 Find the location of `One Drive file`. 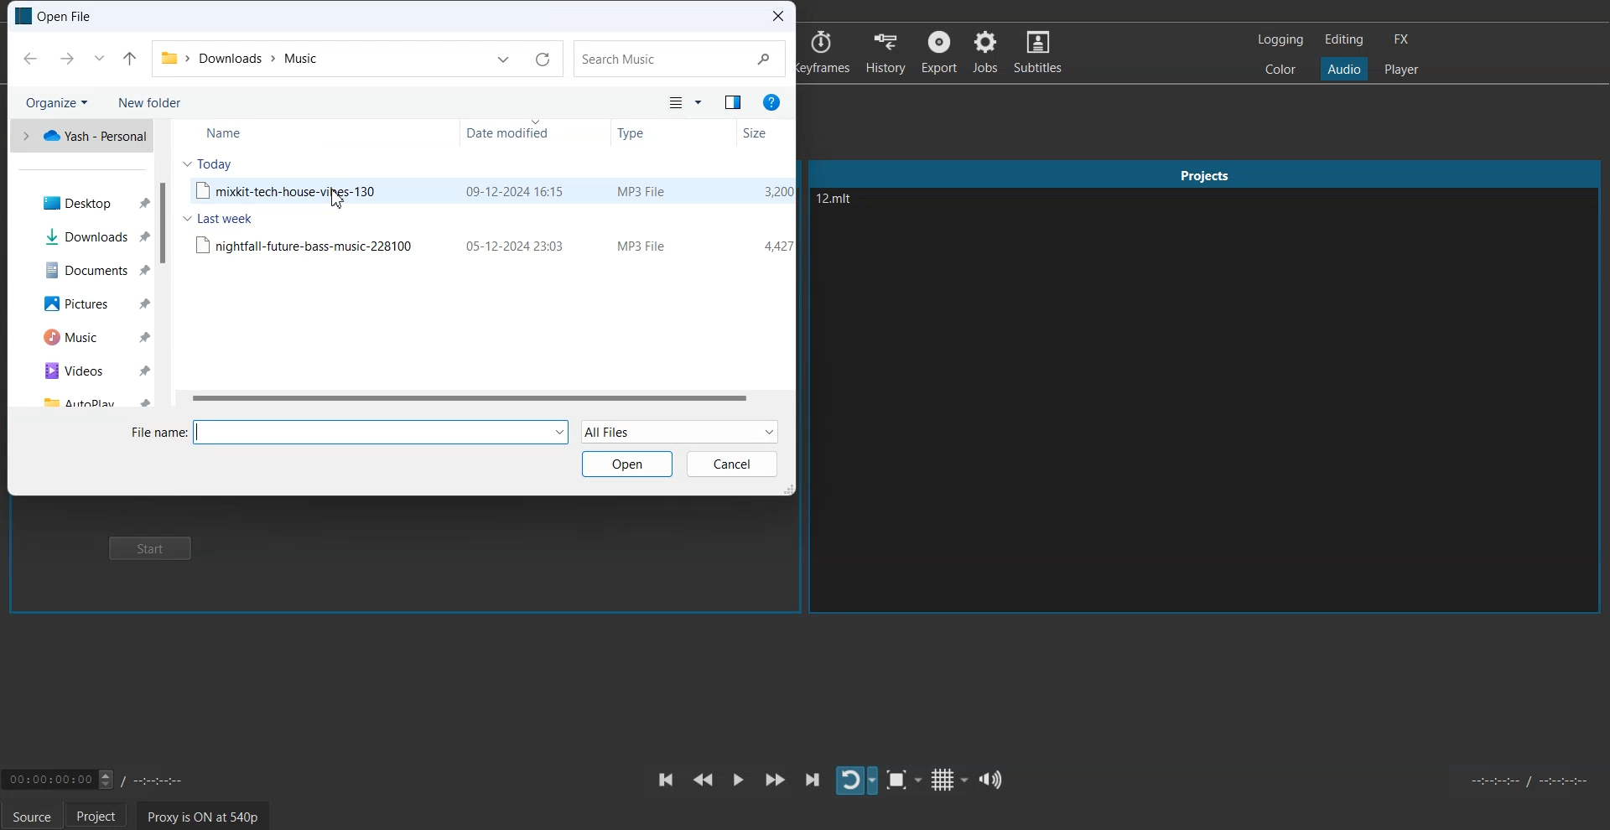

One Drive file is located at coordinates (80, 135).